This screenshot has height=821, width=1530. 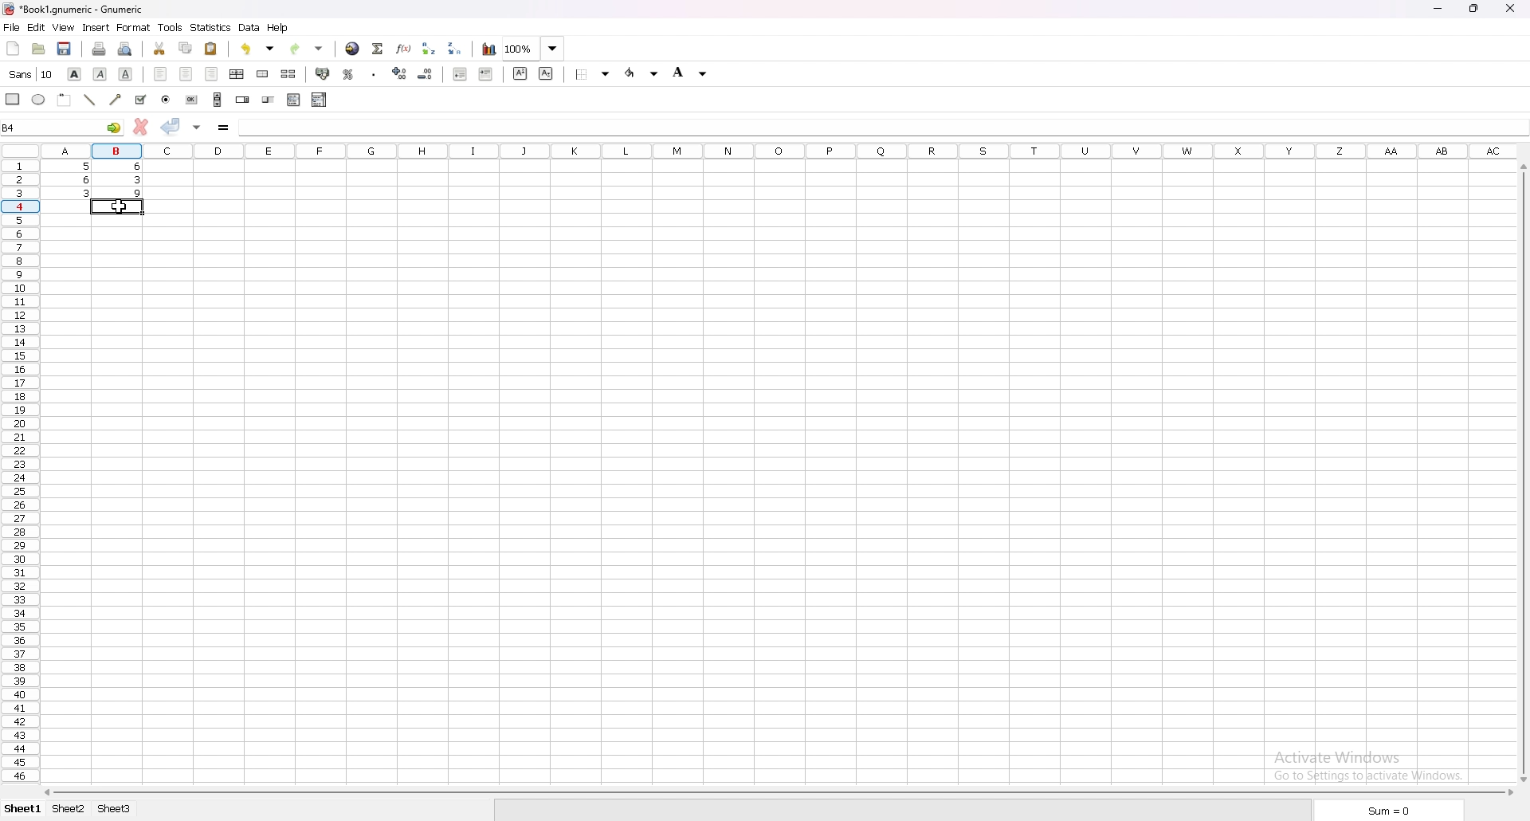 What do you see at coordinates (74, 75) in the screenshot?
I see `bold` at bounding box center [74, 75].